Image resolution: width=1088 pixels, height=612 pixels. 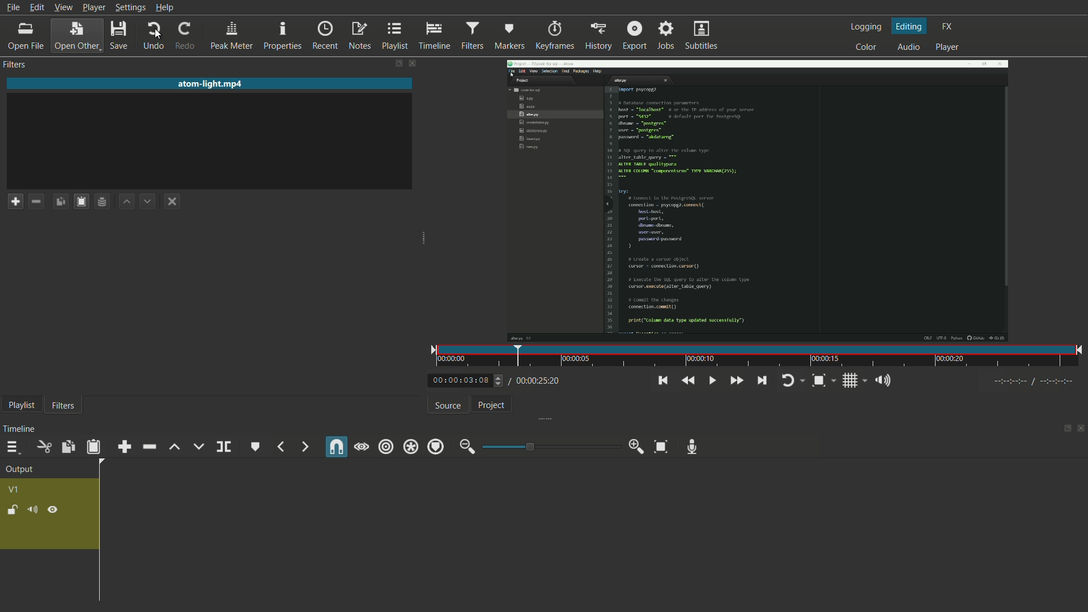 What do you see at coordinates (31, 509) in the screenshot?
I see `volume` at bounding box center [31, 509].